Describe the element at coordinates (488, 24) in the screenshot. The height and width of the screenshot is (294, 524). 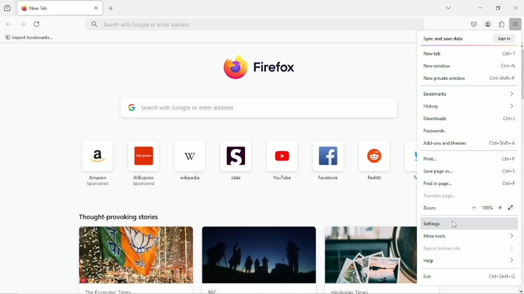
I see `account` at that location.